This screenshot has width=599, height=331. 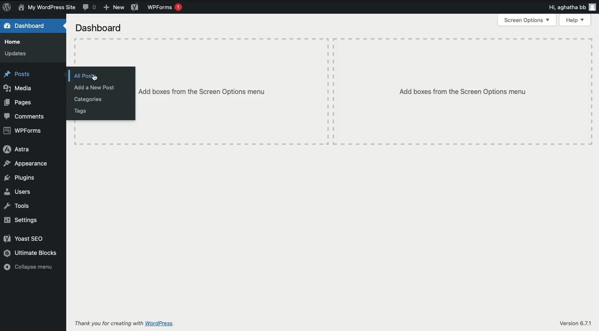 What do you see at coordinates (90, 7) in the screenshot?
I see `Comments` at bounding box center [90, 7].